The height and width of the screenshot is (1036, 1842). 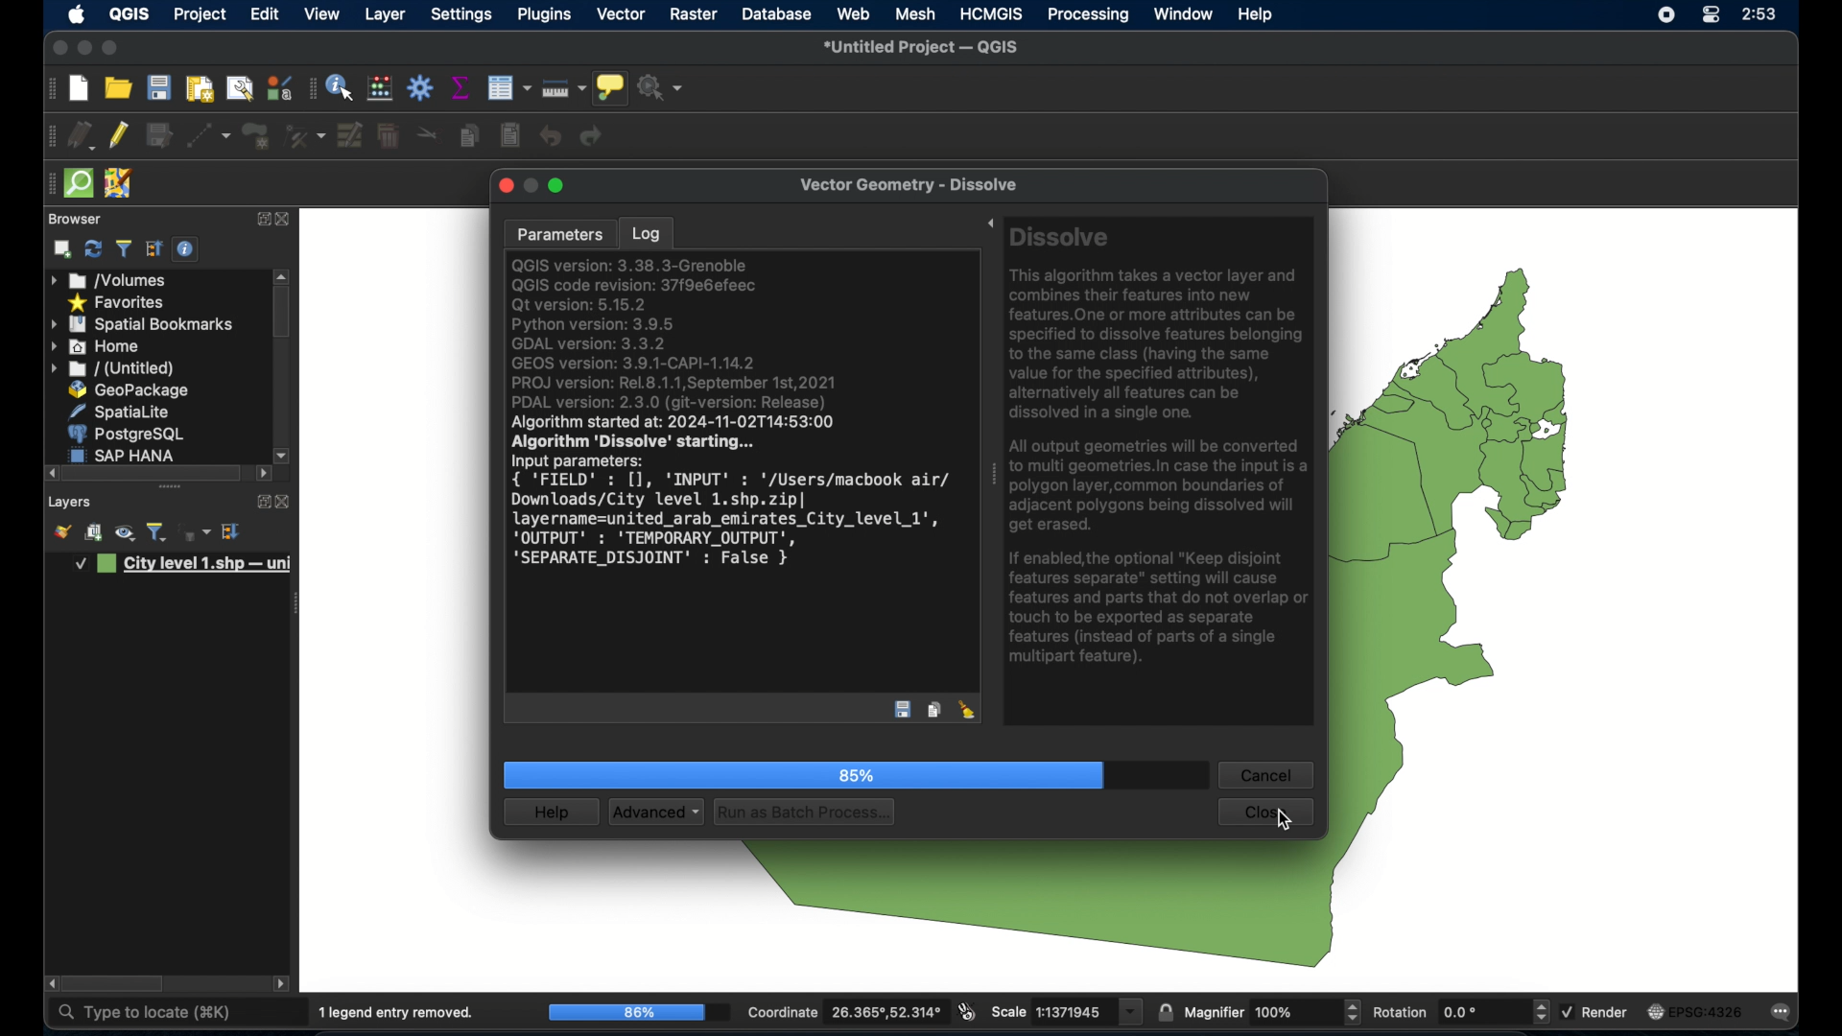 I want to click on control center, so click(x=1709, y=15).